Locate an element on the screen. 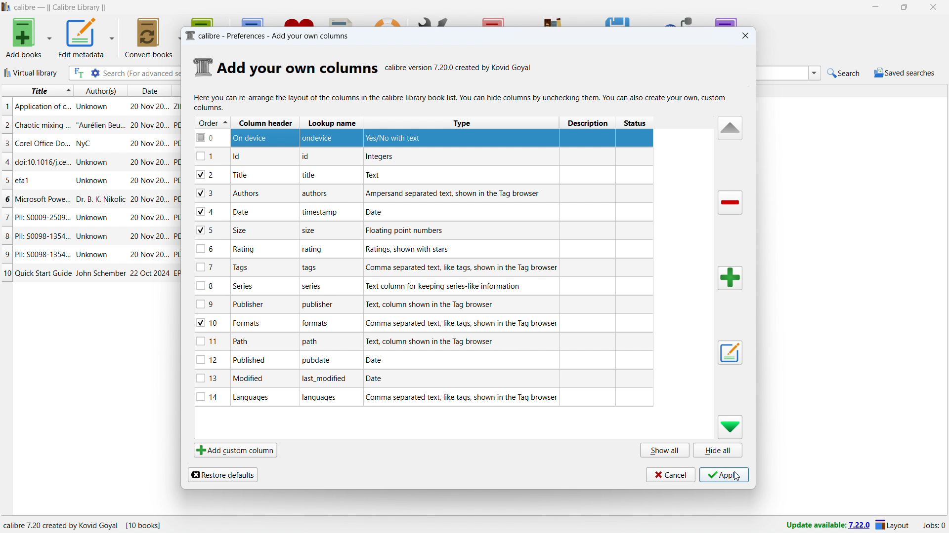 The image size is (949, 533). move up a column is located at coordinates (730, 128).